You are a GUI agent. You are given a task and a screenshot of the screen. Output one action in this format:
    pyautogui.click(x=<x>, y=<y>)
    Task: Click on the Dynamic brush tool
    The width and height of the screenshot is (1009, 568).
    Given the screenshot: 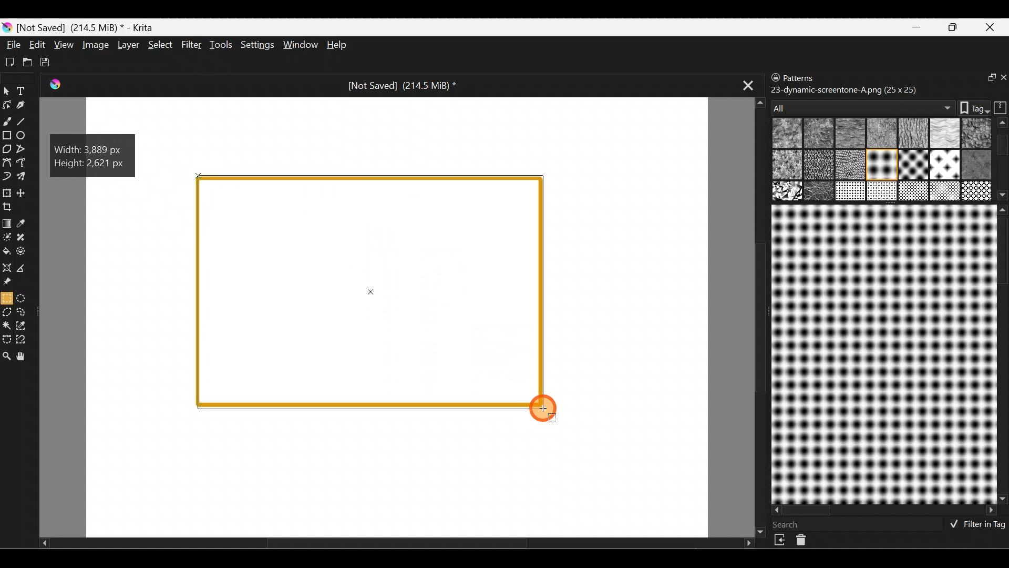 What is the action you would take?
    pyautogui.click(x=7, y=177)
    